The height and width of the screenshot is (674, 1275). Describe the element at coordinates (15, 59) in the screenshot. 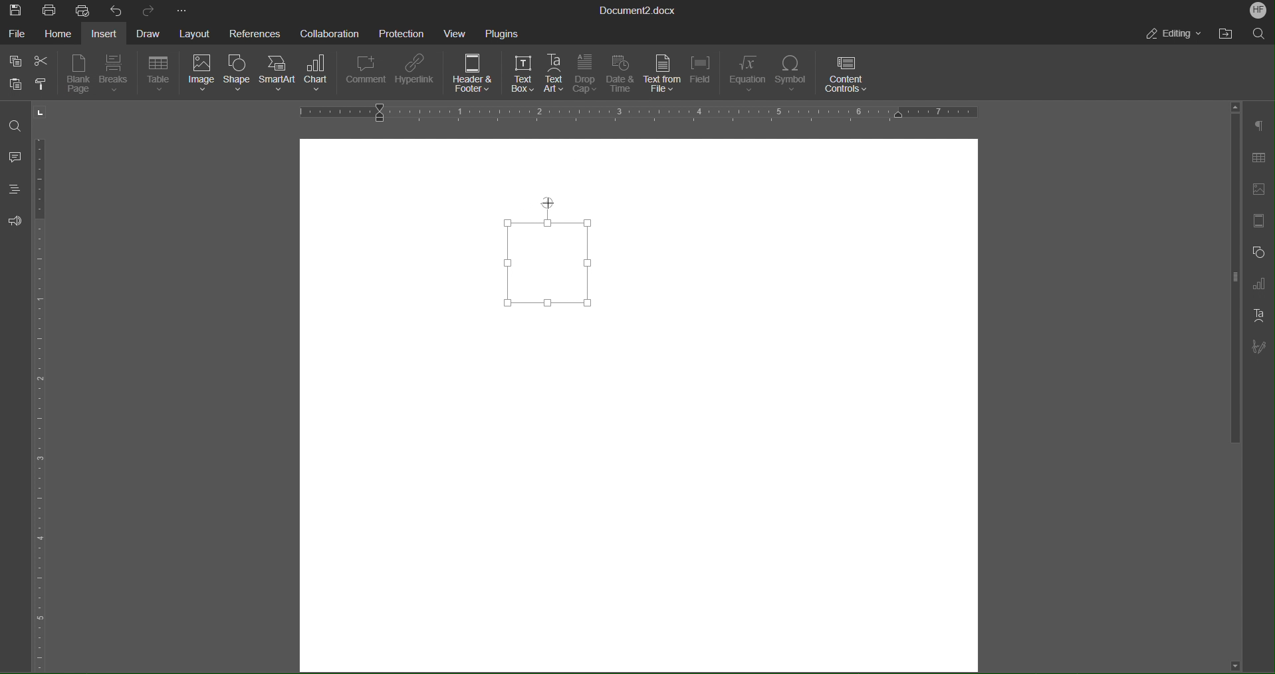

I see `Copy` at that location.